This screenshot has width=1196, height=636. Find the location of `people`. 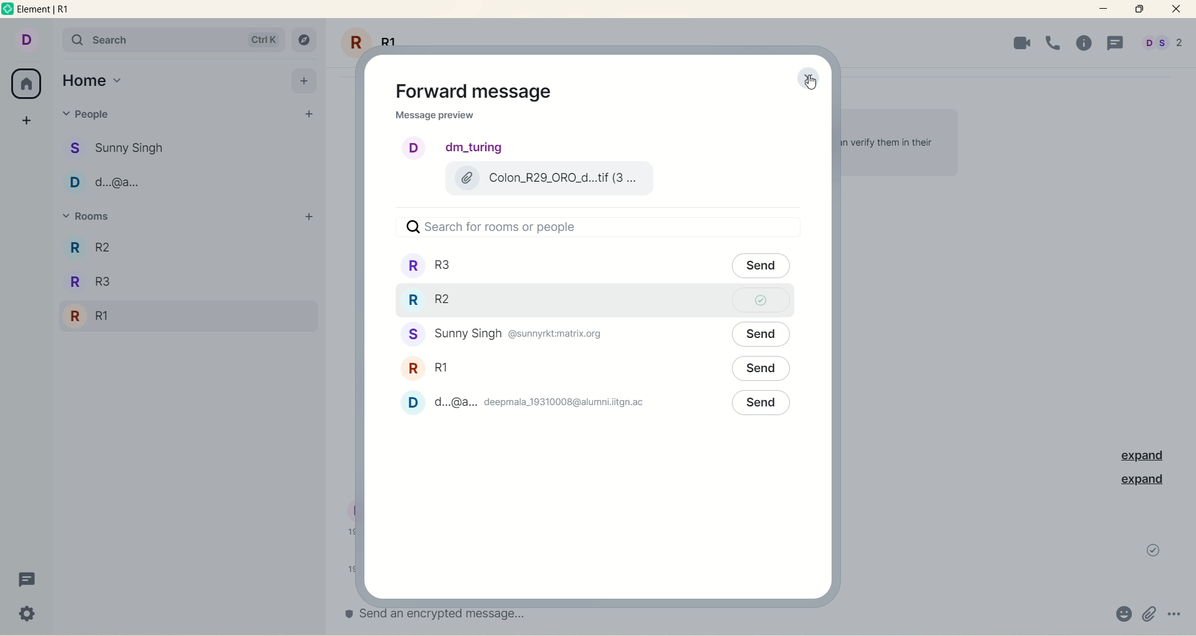

people is located at coordinates (515, 404).